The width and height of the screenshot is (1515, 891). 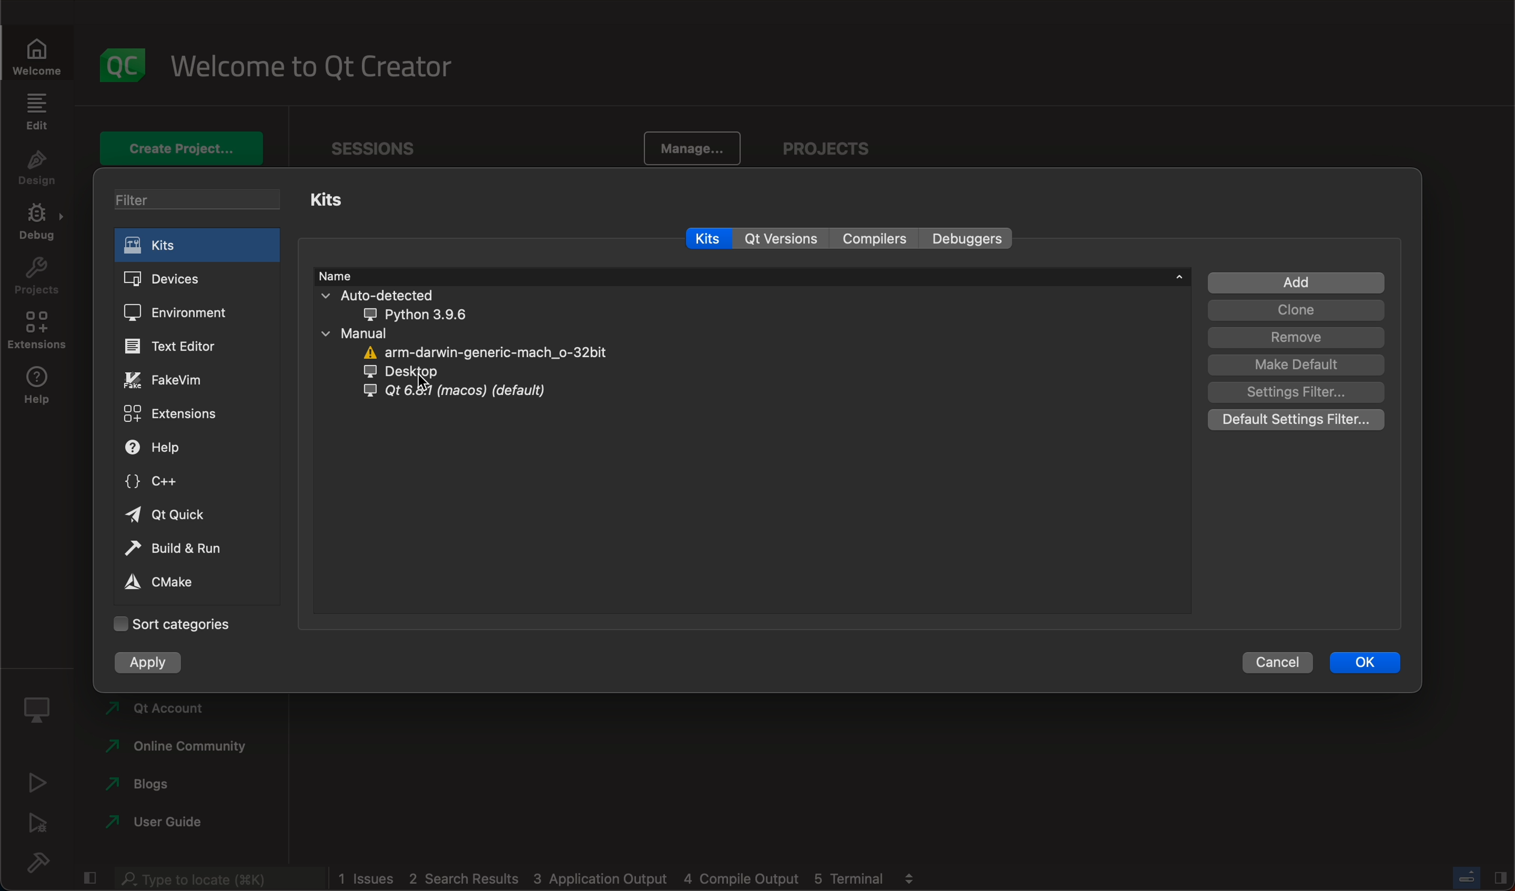 What do you see at coordinates (174, 514) in the screenshot?
I see `qt quick` at bounding box center [174, 514].